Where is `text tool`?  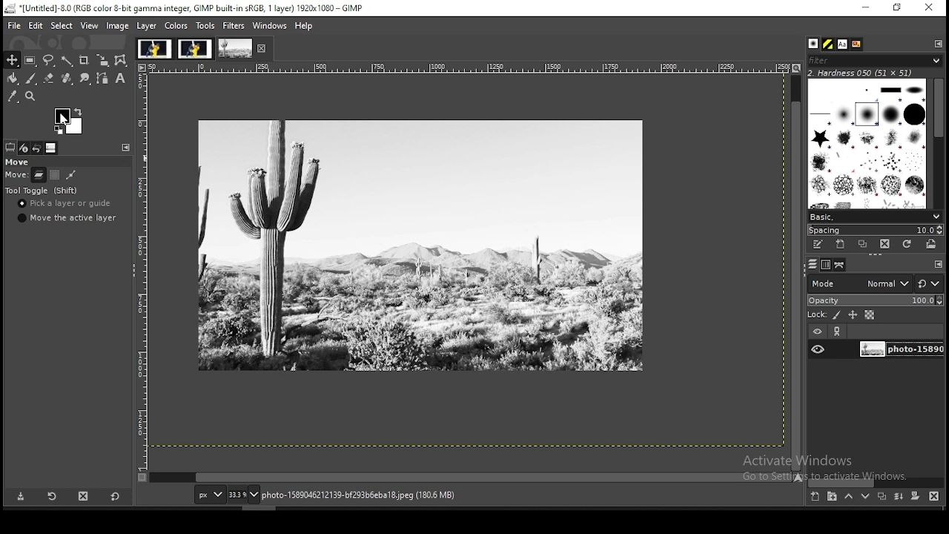
text tool is located at coordinates (122, 79).